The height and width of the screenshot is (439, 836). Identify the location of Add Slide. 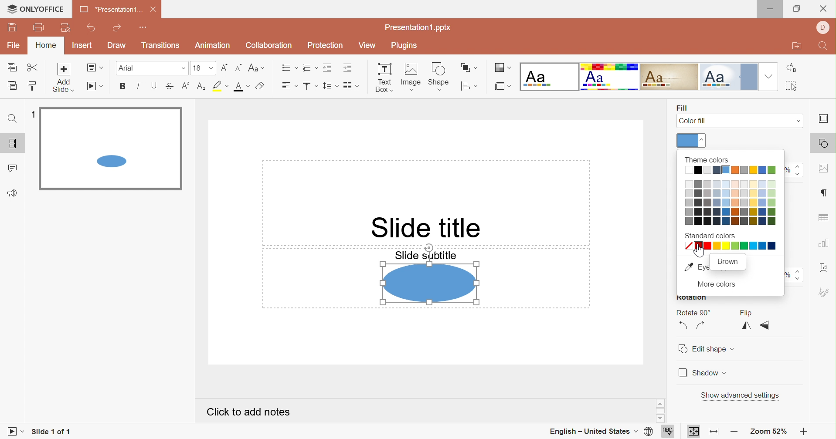
(65, 77).